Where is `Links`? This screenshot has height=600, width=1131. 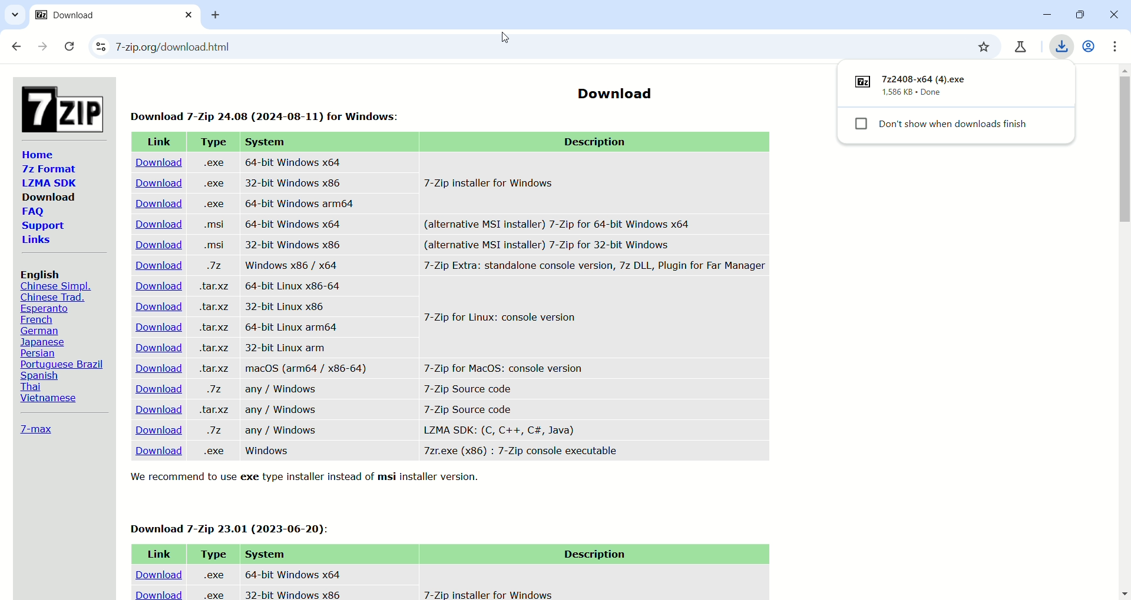 Links is located at coordinates (38, 241).